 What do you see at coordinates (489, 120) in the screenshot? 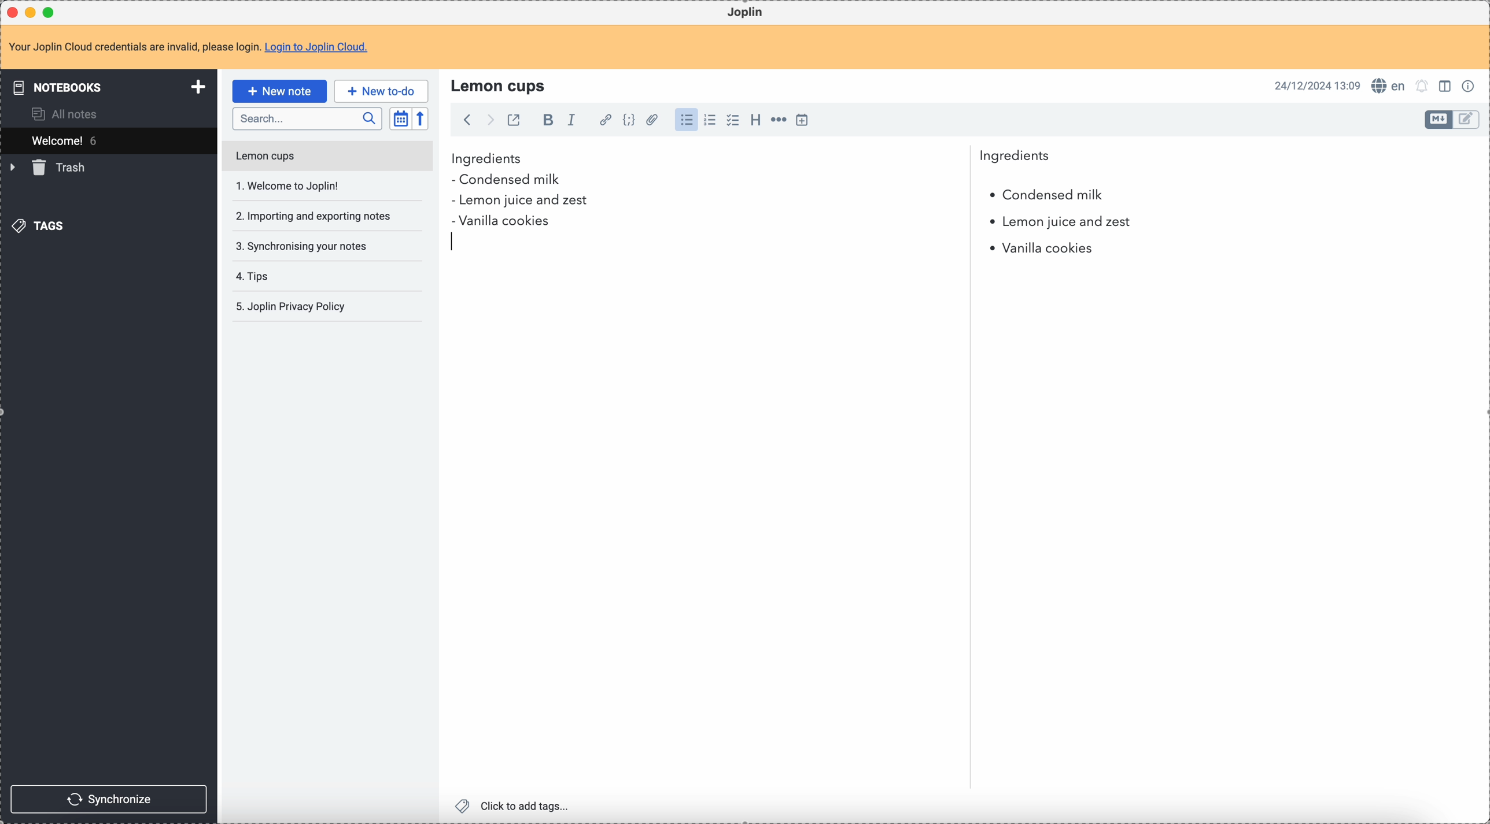
I see `foward` at bounding box center [489, 120].